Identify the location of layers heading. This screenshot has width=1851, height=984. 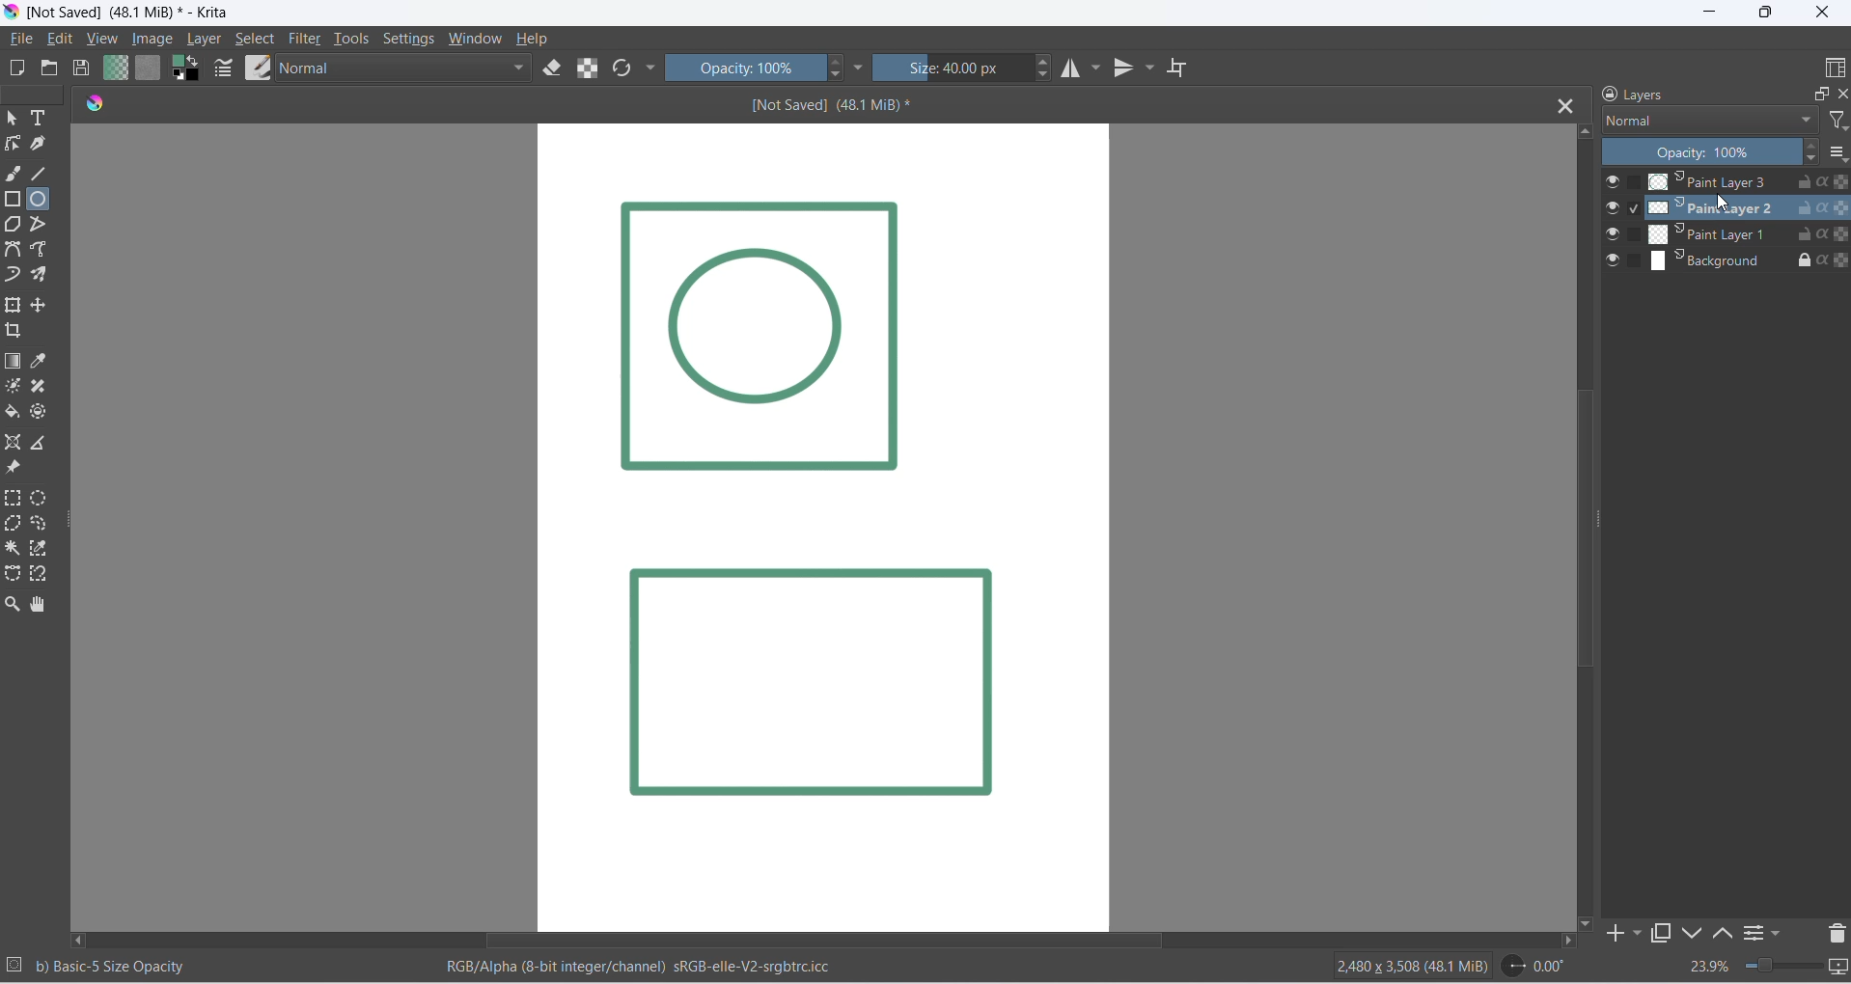
(1689, 93).